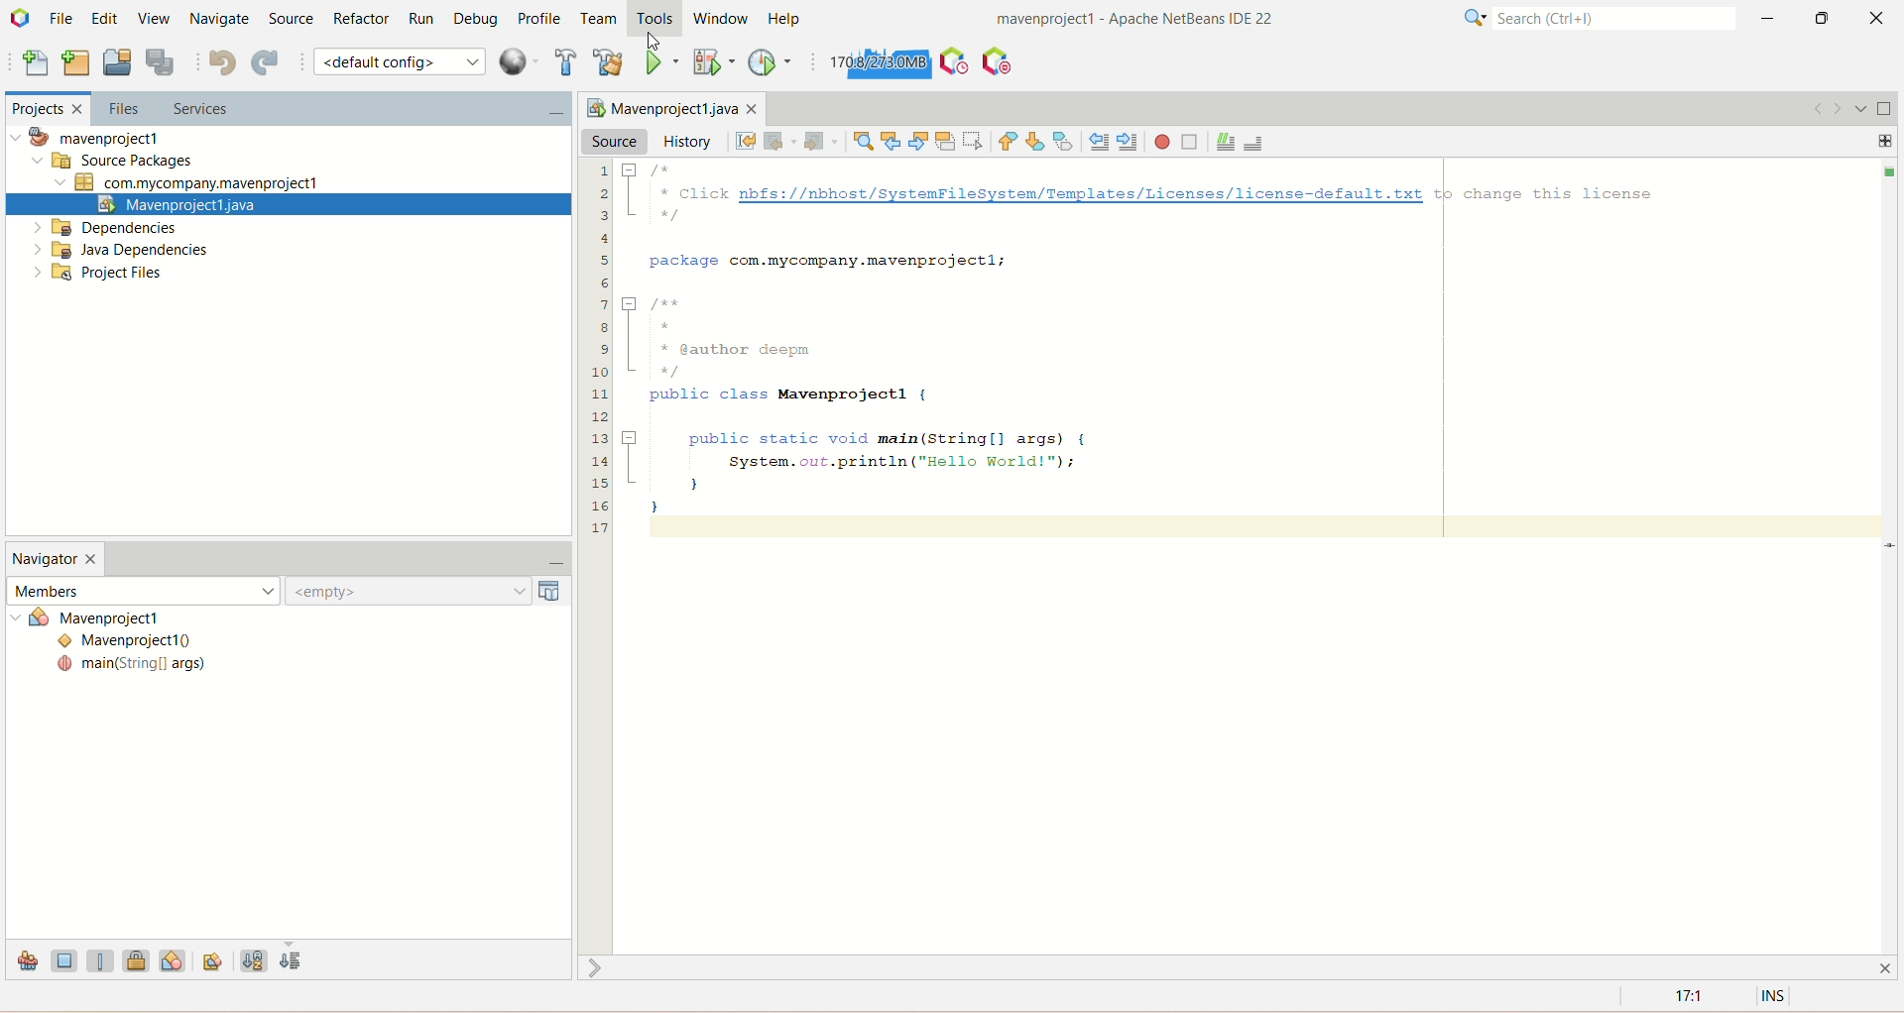 The width and height of the screenshot is (1904, 1013). Describe the element at coordinates (954, 61) in the screenshot. I see `profile IDE` at that location.